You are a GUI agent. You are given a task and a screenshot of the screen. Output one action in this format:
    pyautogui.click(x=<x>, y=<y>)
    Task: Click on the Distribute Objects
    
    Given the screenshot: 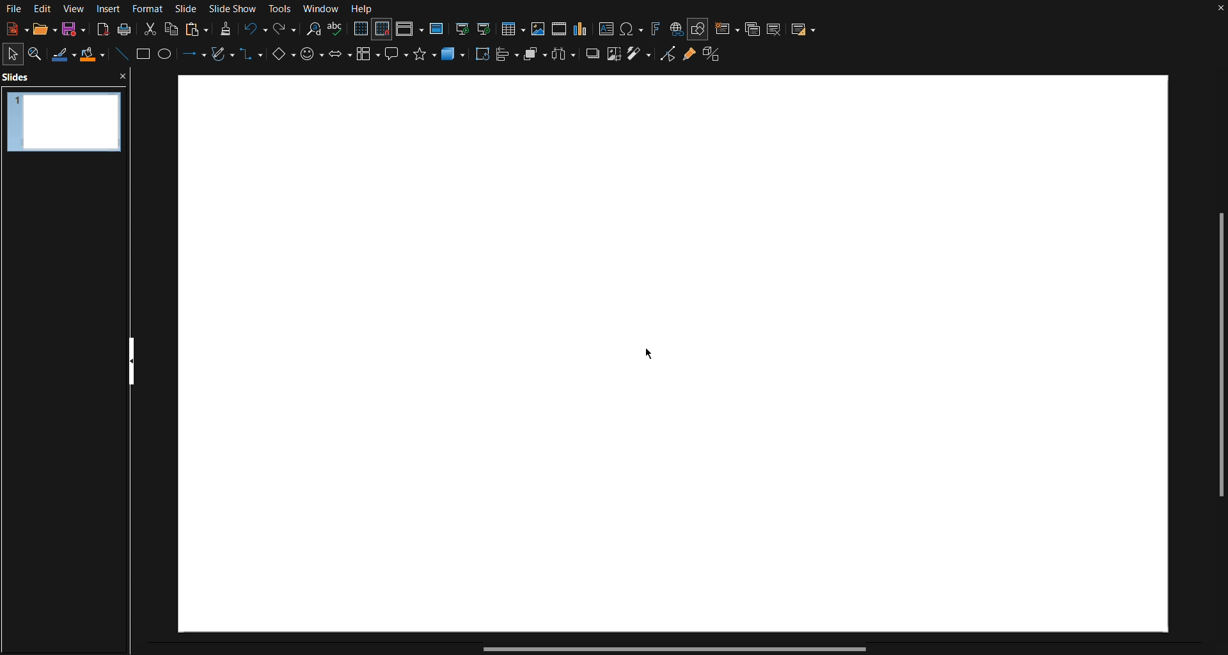 What is the action you would take?
    pyautogui.click(x=565, y=58)
    